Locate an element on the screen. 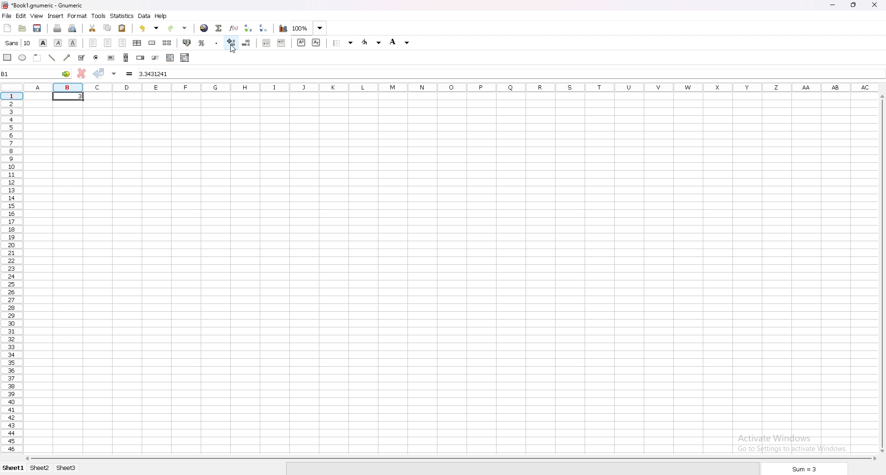 The width and height of the screenshot is (886, 475). font is located at coordinates (18, 42).